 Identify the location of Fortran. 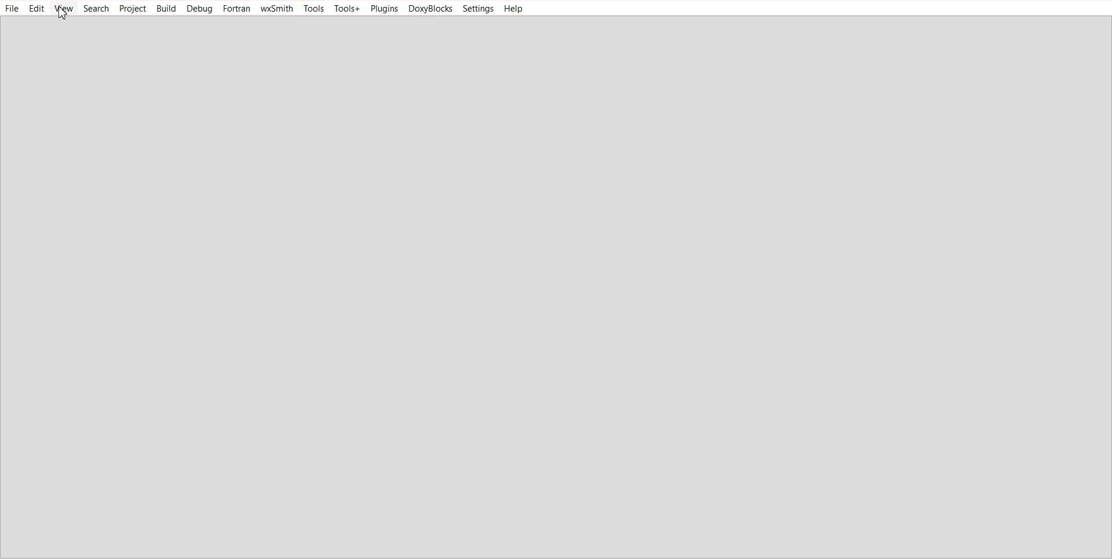
(237, 9).